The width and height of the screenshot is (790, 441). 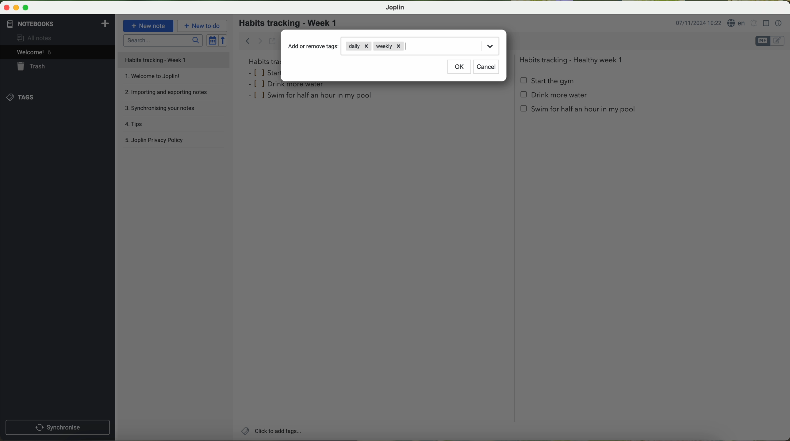 What do you see at coordinates (270, 430) in the screenshot?
I see `click on add tags` at bounding box center [270, 430].